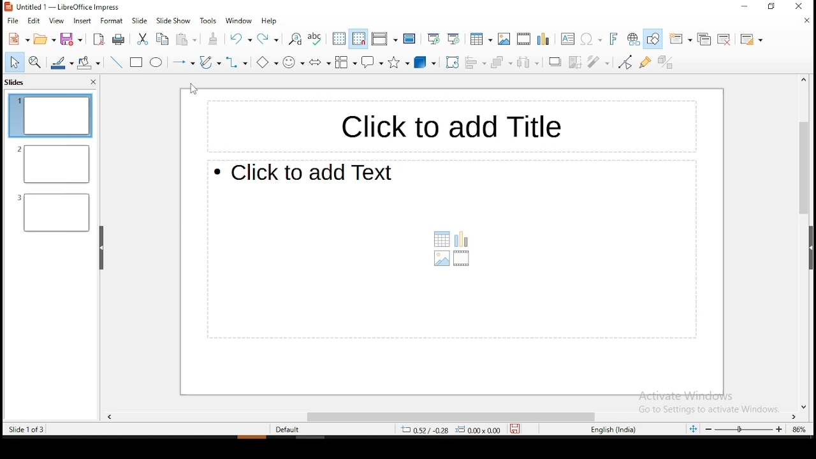  I want to click on close pane, so click(93, 82).